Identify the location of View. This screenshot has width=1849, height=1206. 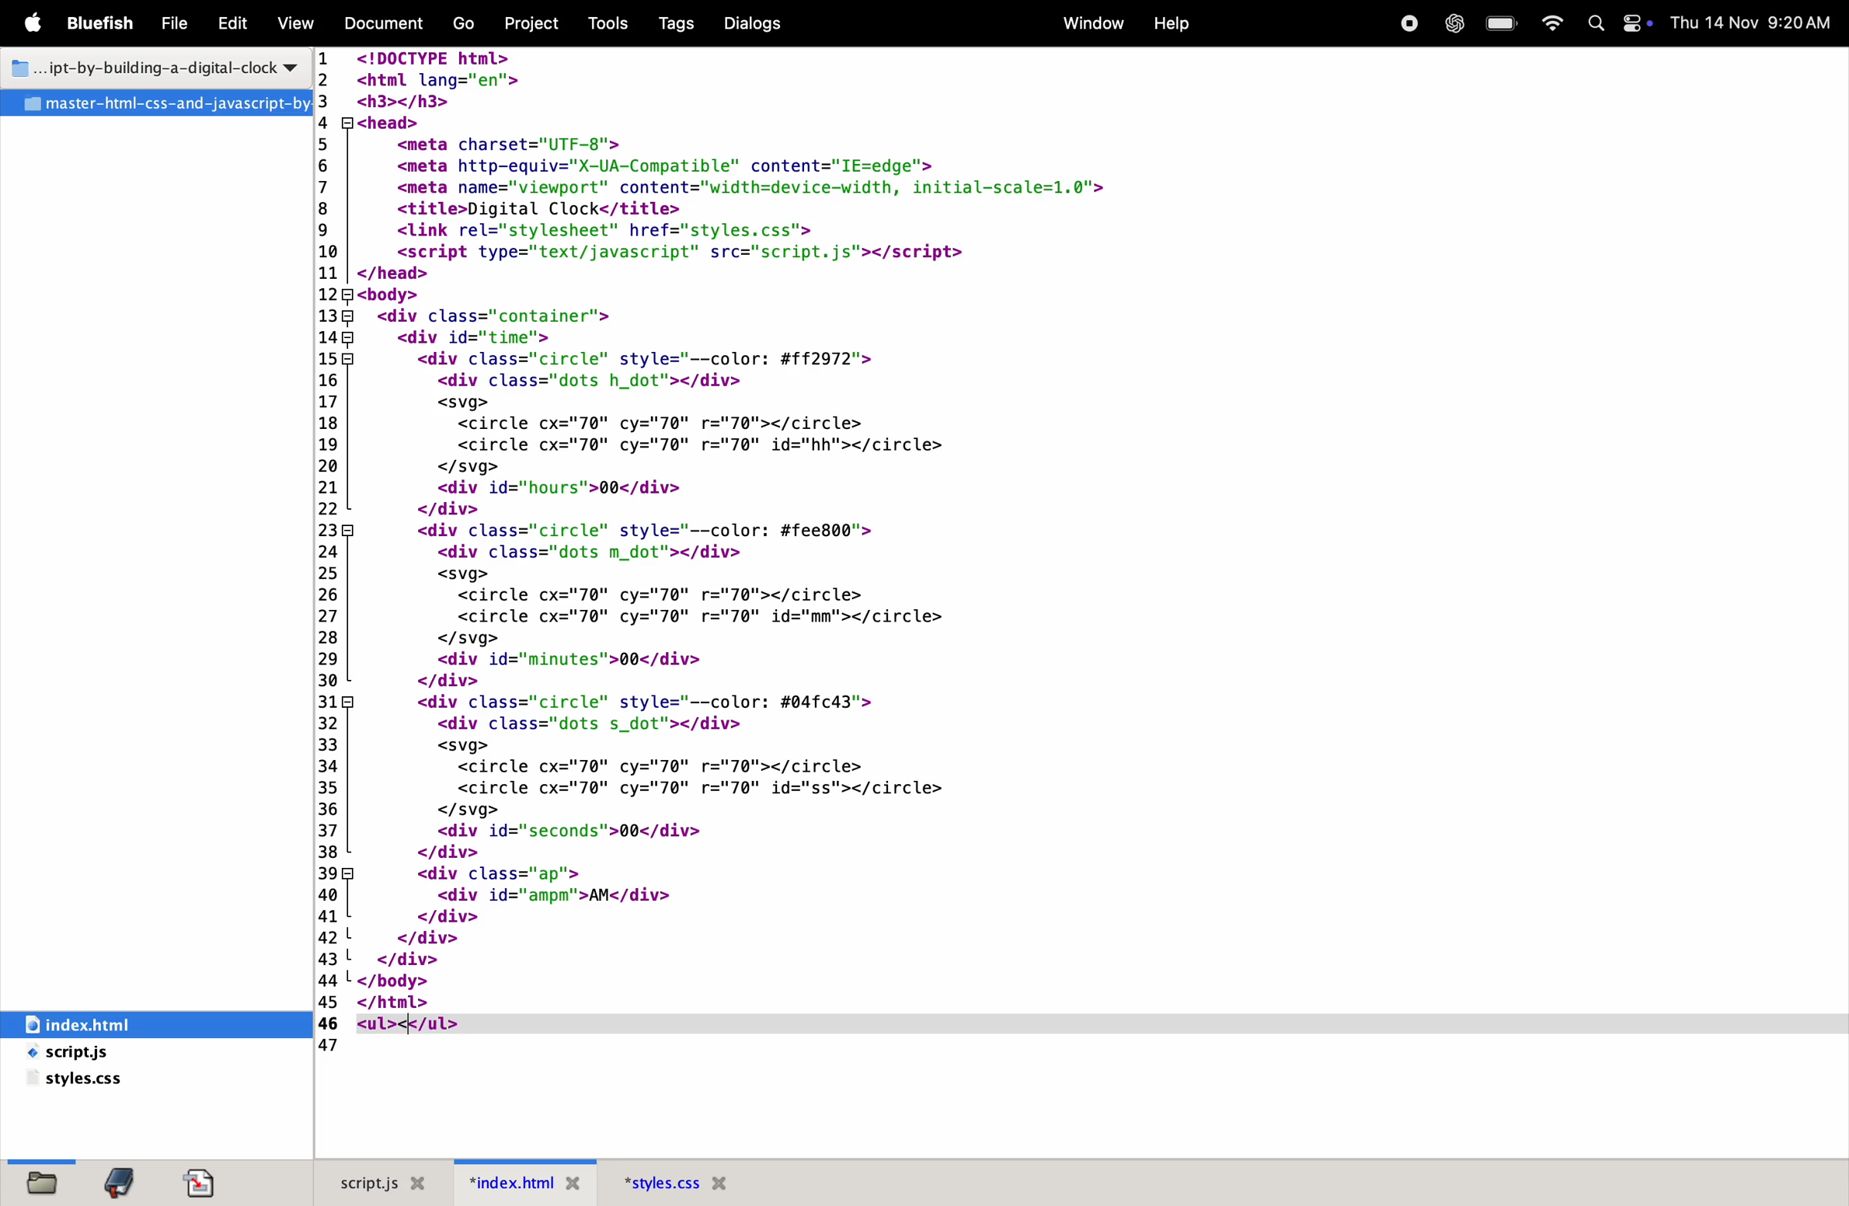
(296, 23).